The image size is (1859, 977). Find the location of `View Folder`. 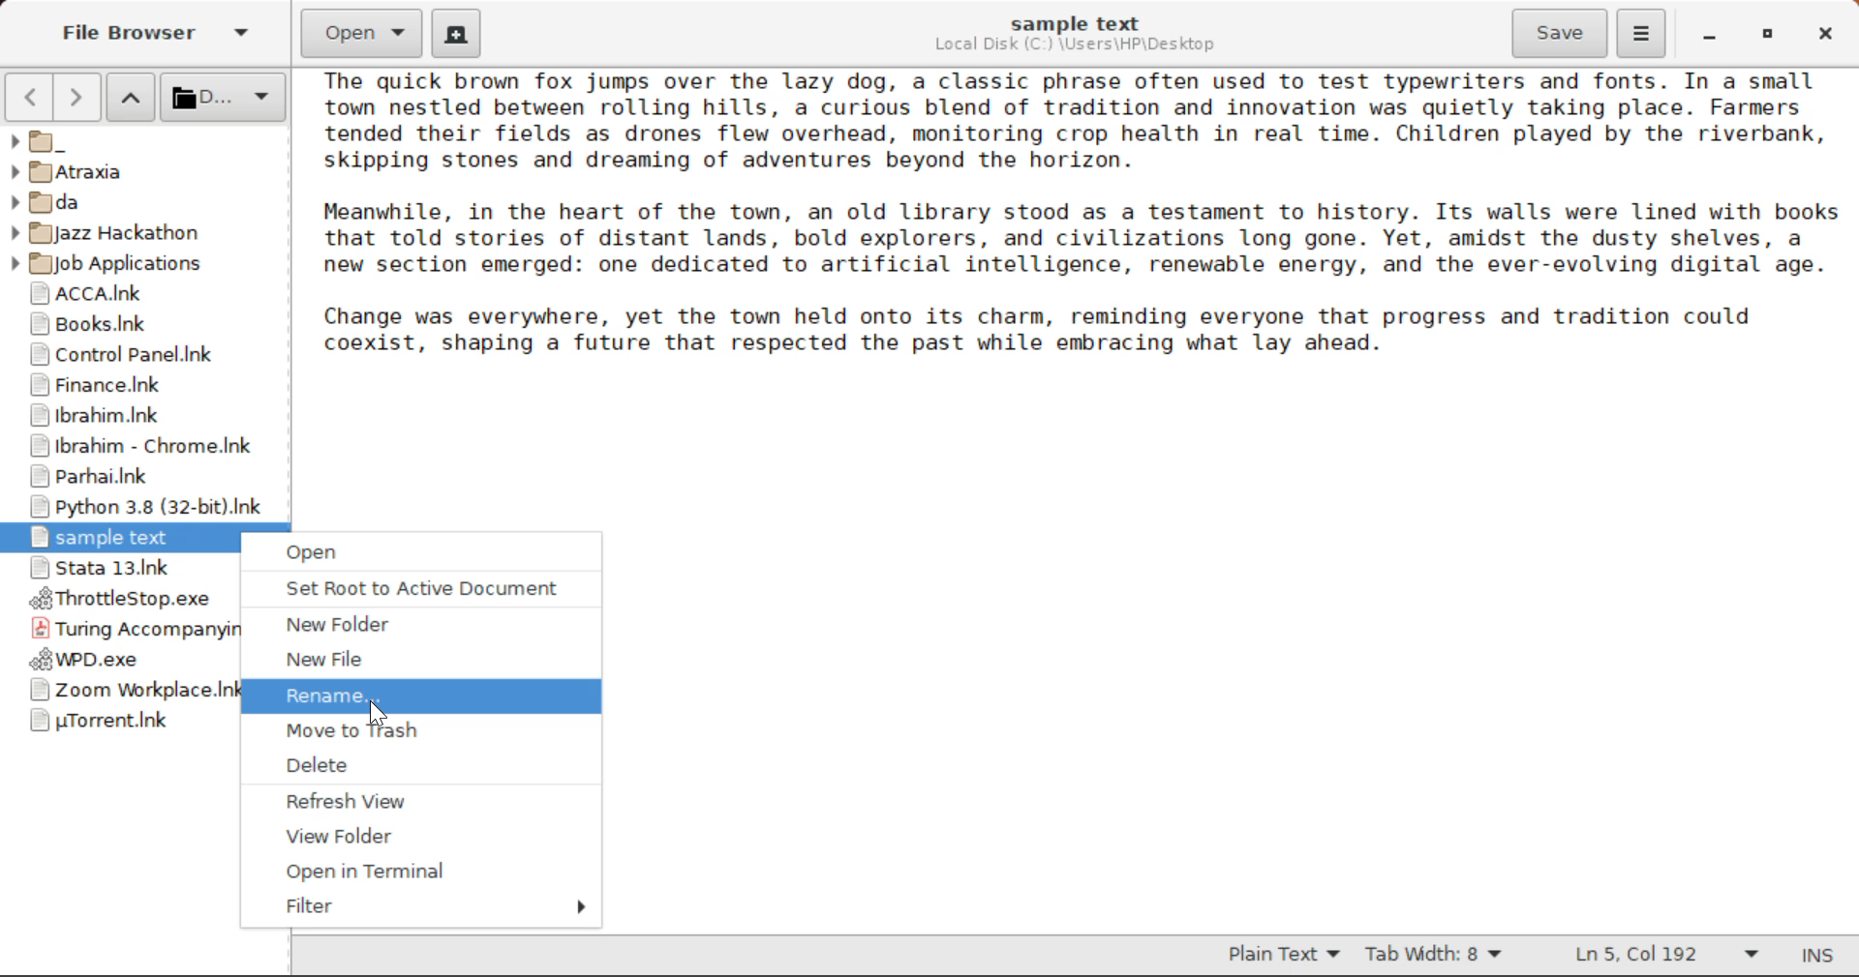

View Folder is located at coordinates (418, 839).